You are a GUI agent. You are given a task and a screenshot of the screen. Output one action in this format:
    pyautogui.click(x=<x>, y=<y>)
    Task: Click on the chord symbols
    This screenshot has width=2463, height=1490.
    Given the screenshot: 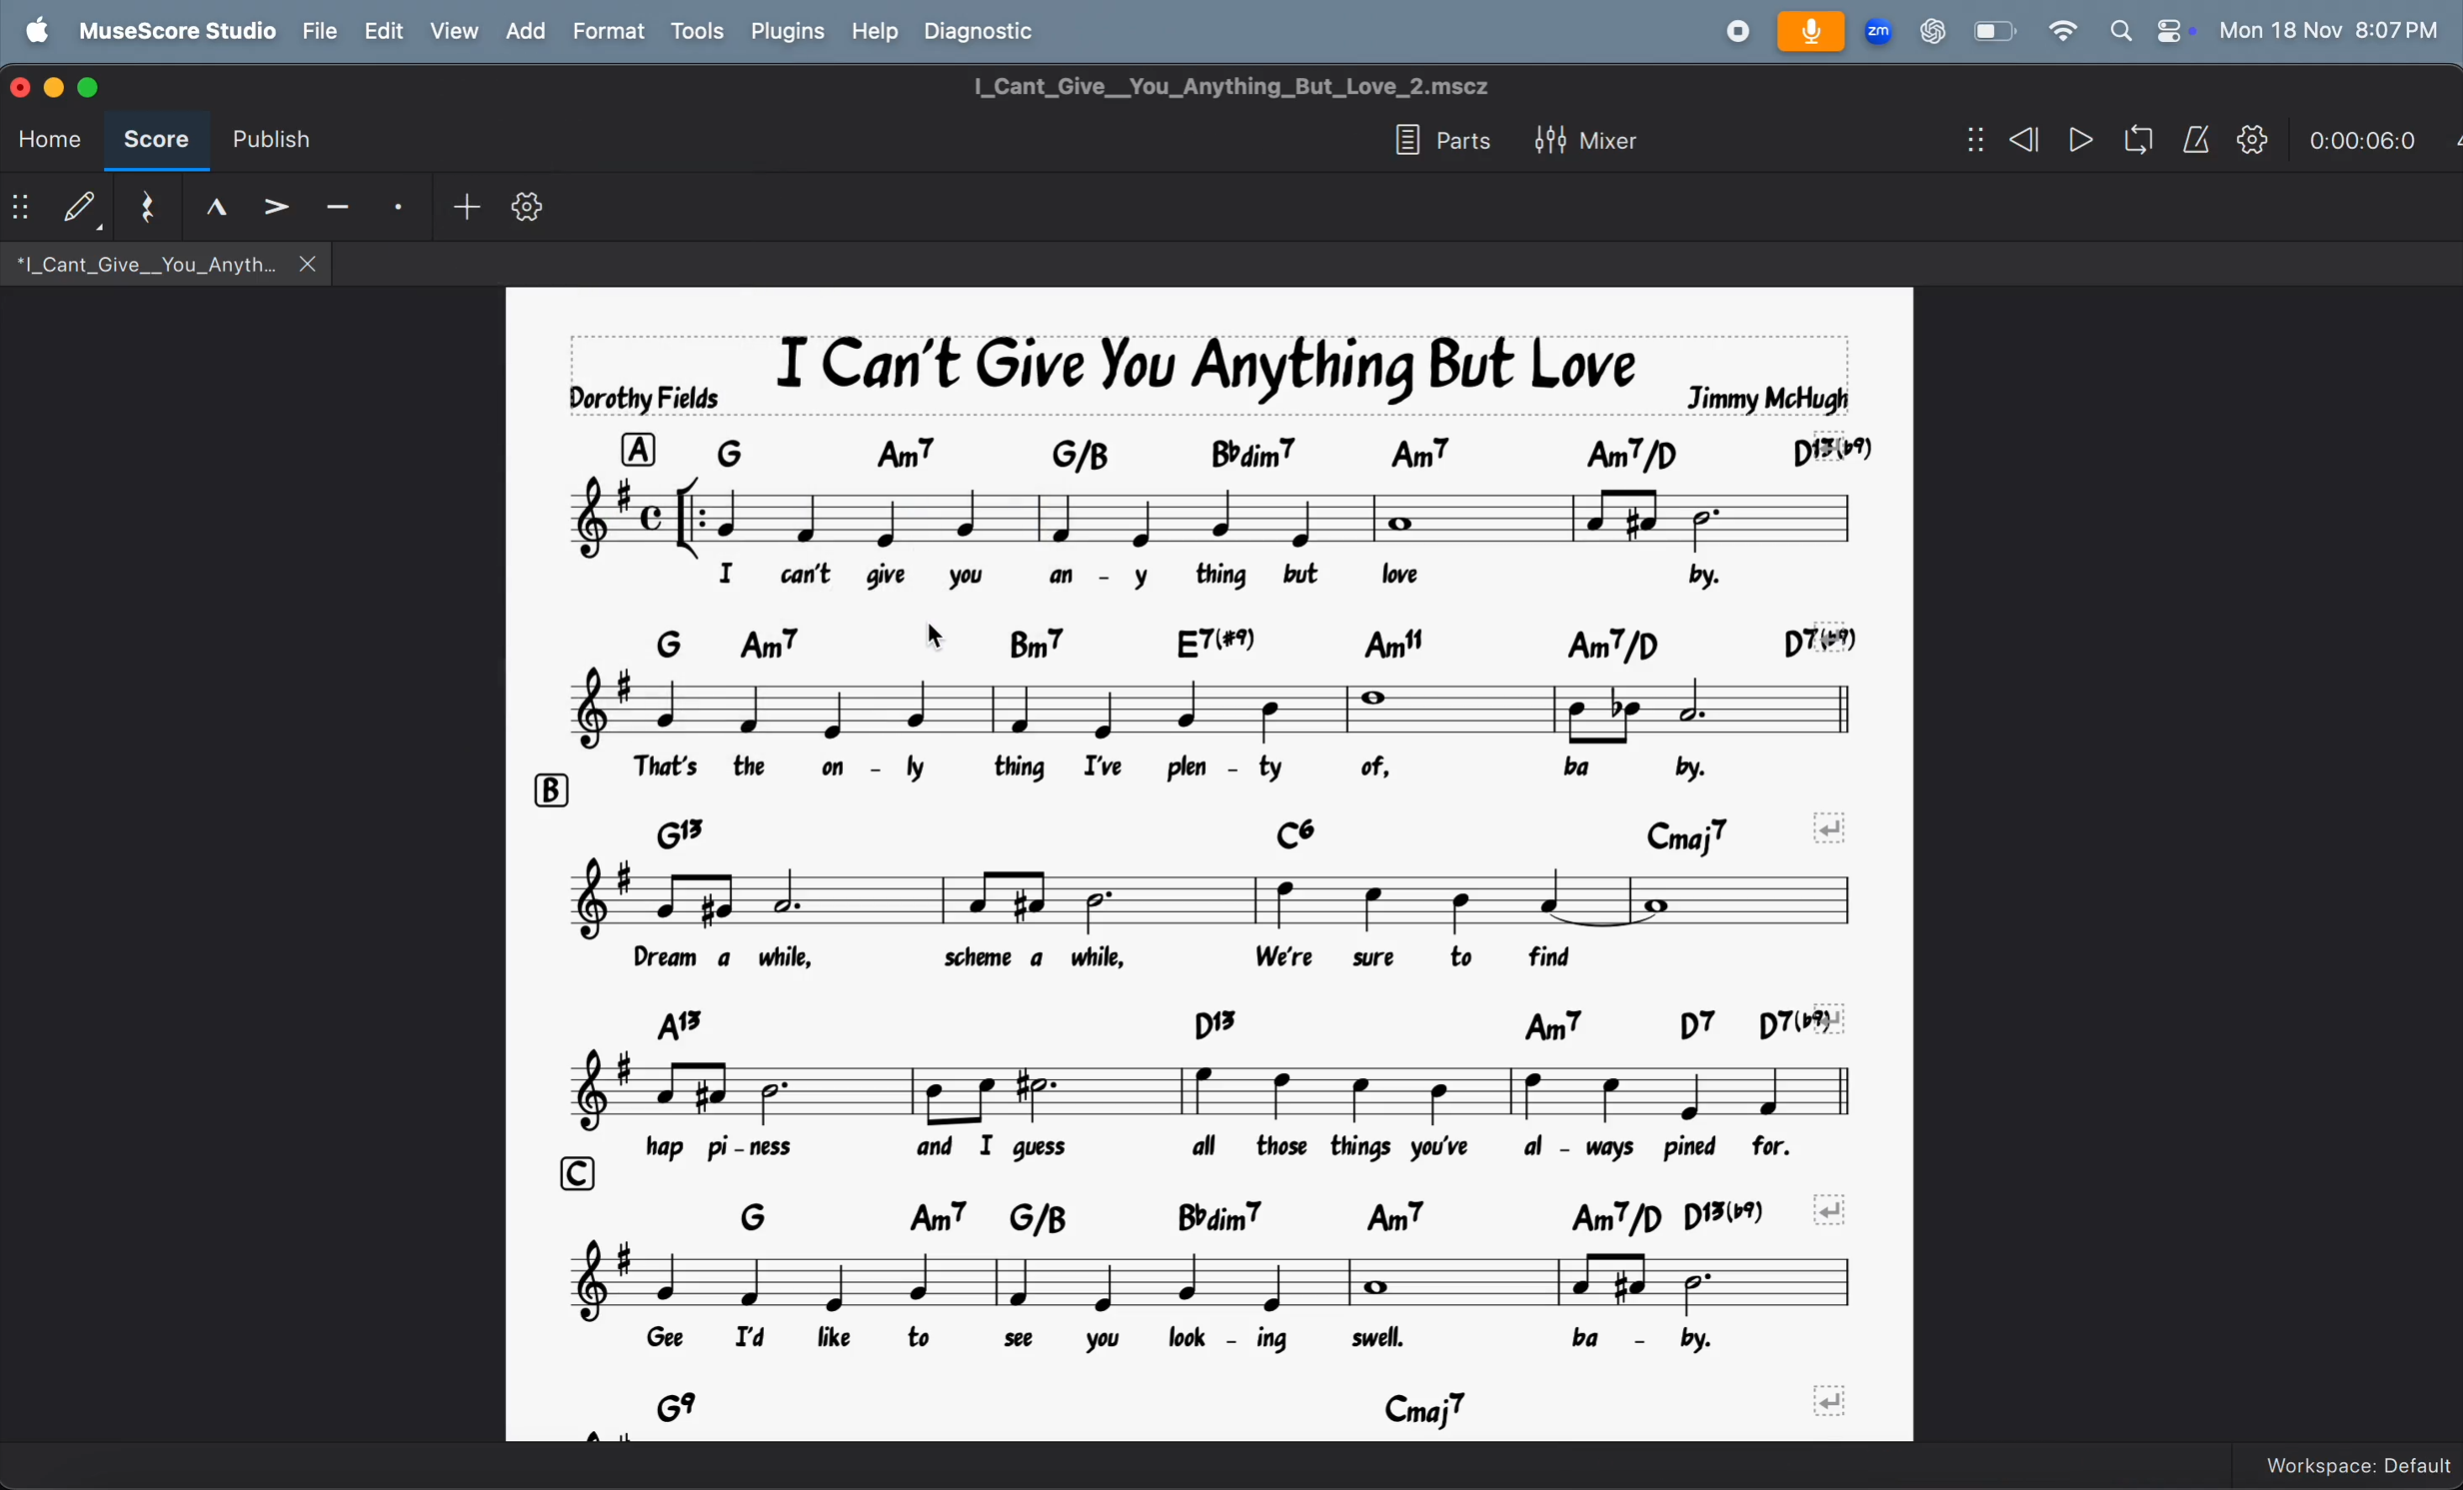 What is the action you would take?
    pyautogui.click(x=1226, y=1026)
    